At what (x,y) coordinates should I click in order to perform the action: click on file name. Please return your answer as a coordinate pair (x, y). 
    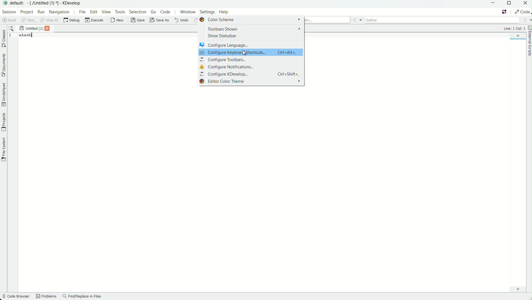
    Looking at the image, I should click on (31, 29).